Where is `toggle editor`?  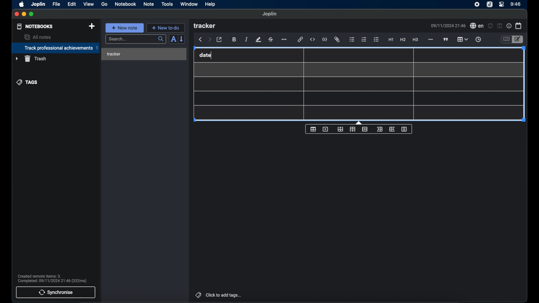
toggle editor is located at coordinates (506, 39).